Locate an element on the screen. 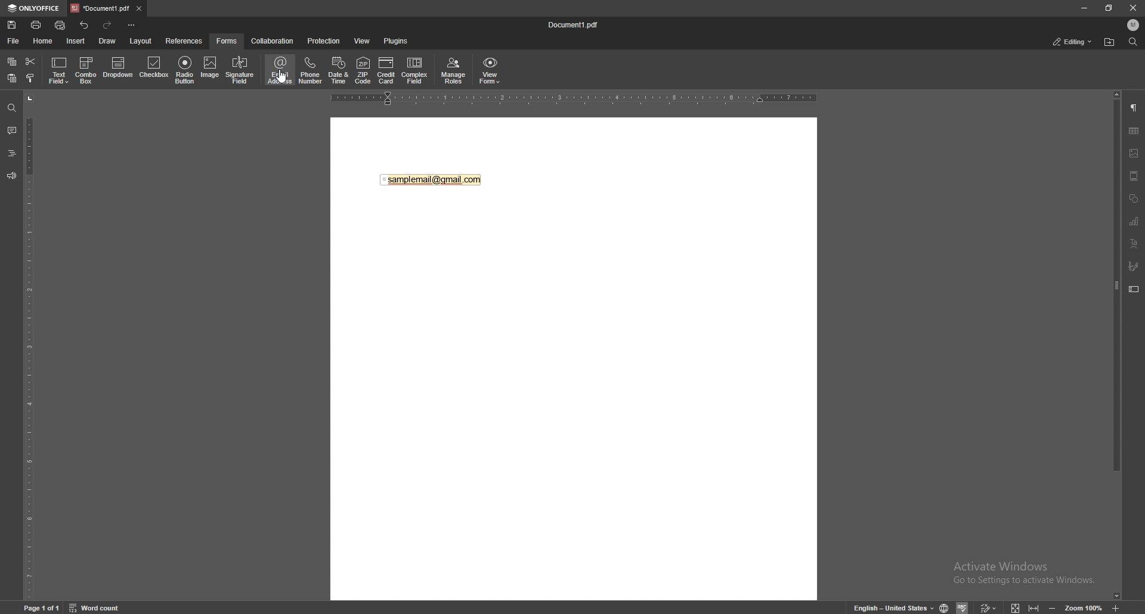 This screenshot has width=1145, height=614. checkbox is located at coordinates (155, 68).